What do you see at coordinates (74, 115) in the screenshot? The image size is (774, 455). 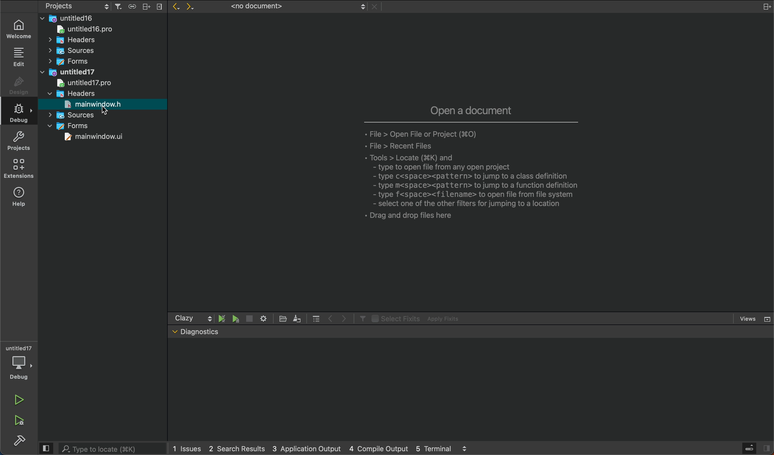 I see `Sources` at bounding box center [74, 115].